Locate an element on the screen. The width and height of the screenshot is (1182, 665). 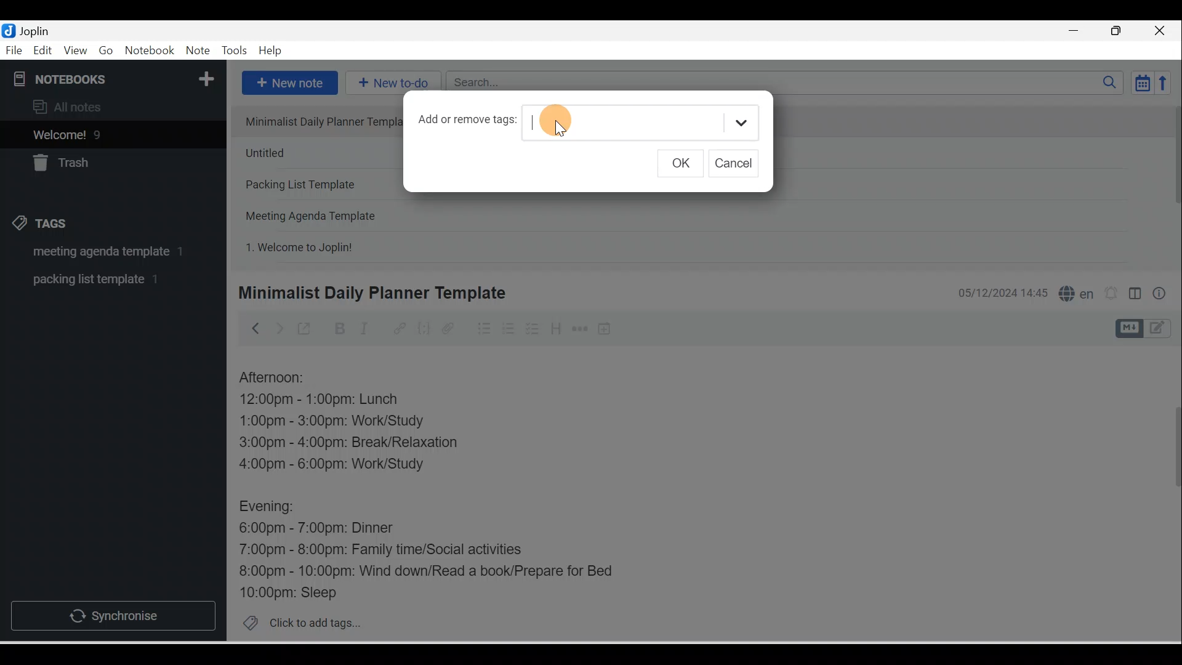
Note 4 is located at coordinates (328, 213).